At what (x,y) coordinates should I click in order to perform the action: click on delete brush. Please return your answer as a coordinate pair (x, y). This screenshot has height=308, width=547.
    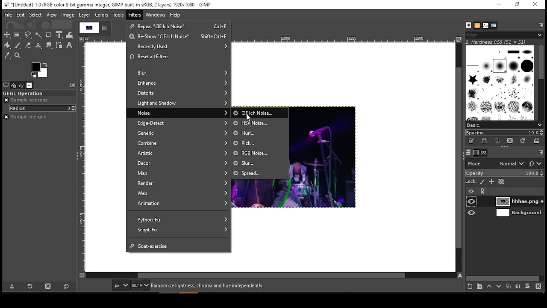
    Looking at the image, I should click on (512, 141).